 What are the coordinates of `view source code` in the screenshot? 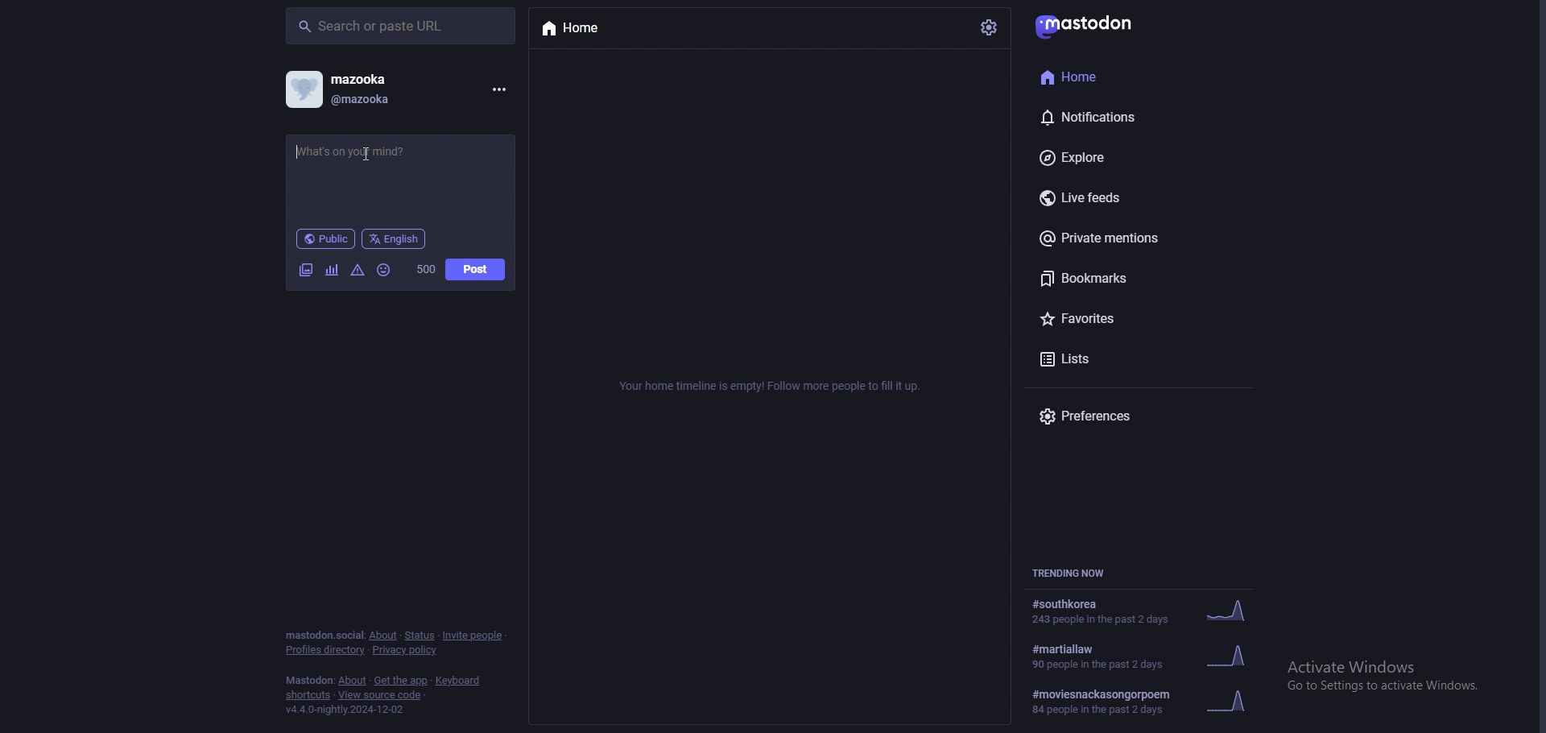 It's located at (382, 695).